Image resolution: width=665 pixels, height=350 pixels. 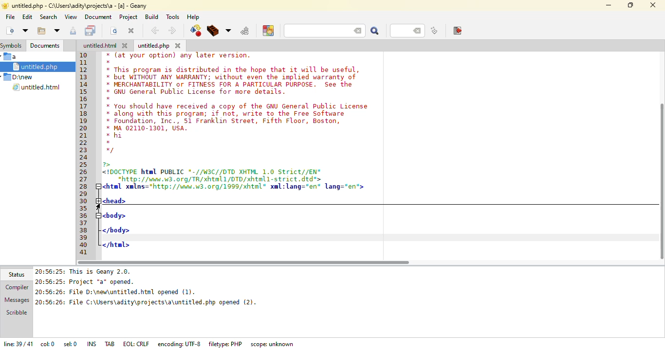 What do you see at coordinates (27, 17) in the screenshot?
I see `edit` at bounding box center [27, 17].